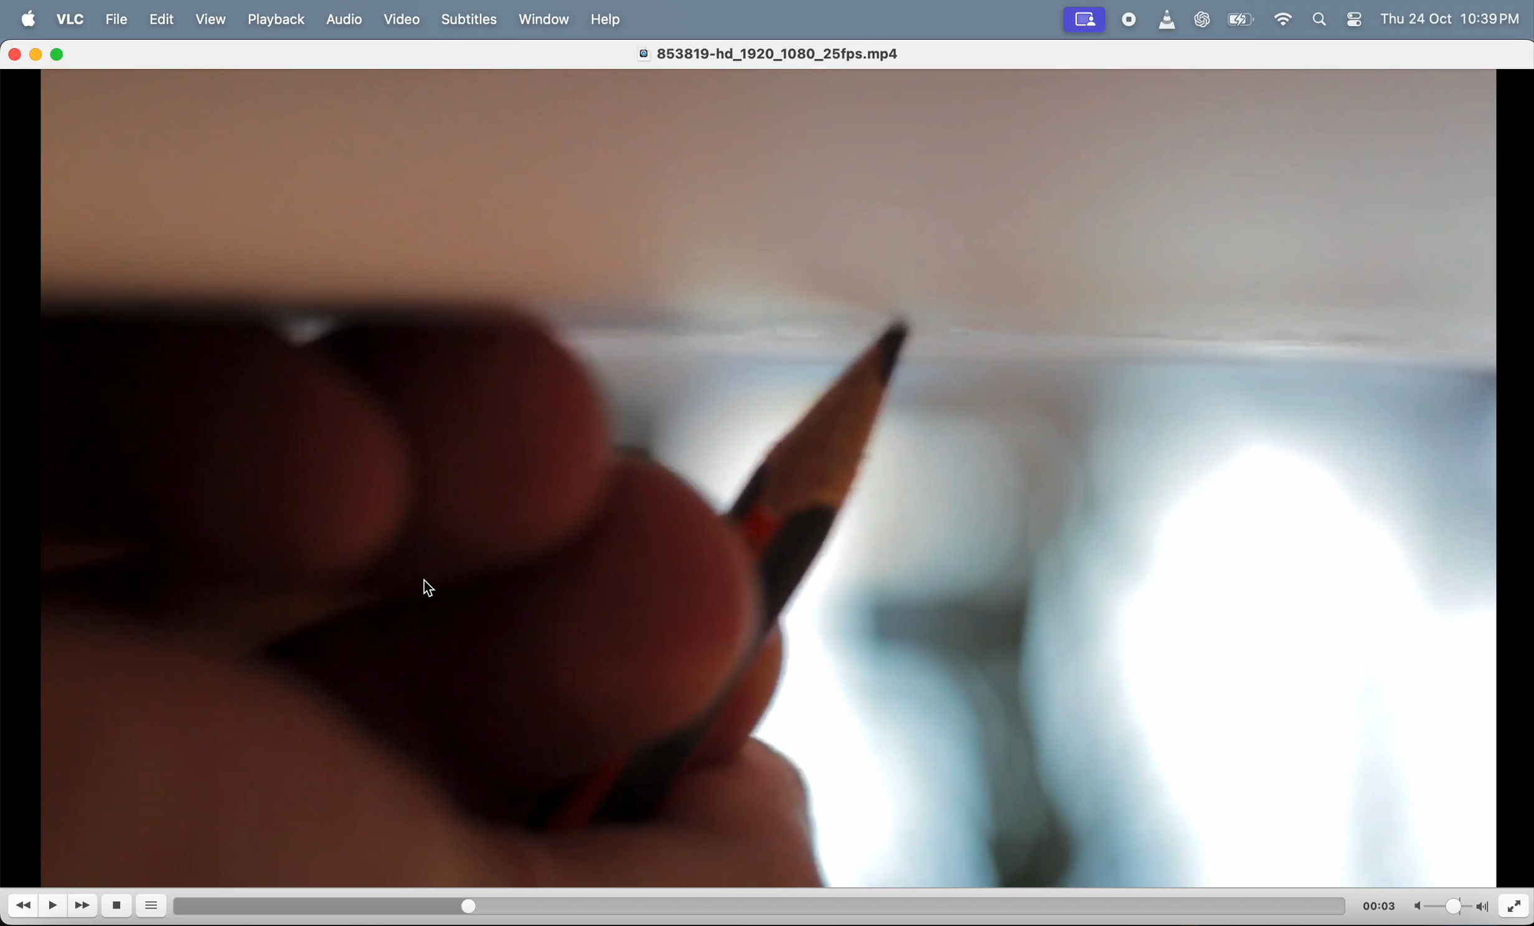 Image resolution: width=1534 pixels, height=926 pixels. I want to click on help, so click(609, 21).